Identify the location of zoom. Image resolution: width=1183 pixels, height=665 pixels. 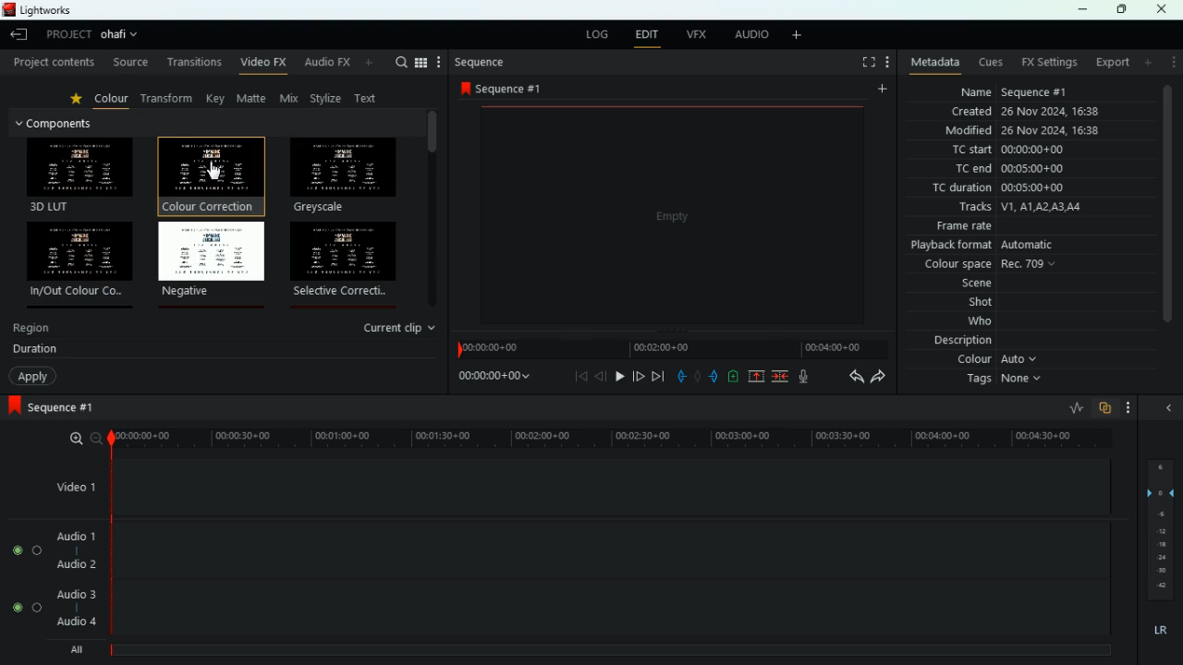
(72, 439).